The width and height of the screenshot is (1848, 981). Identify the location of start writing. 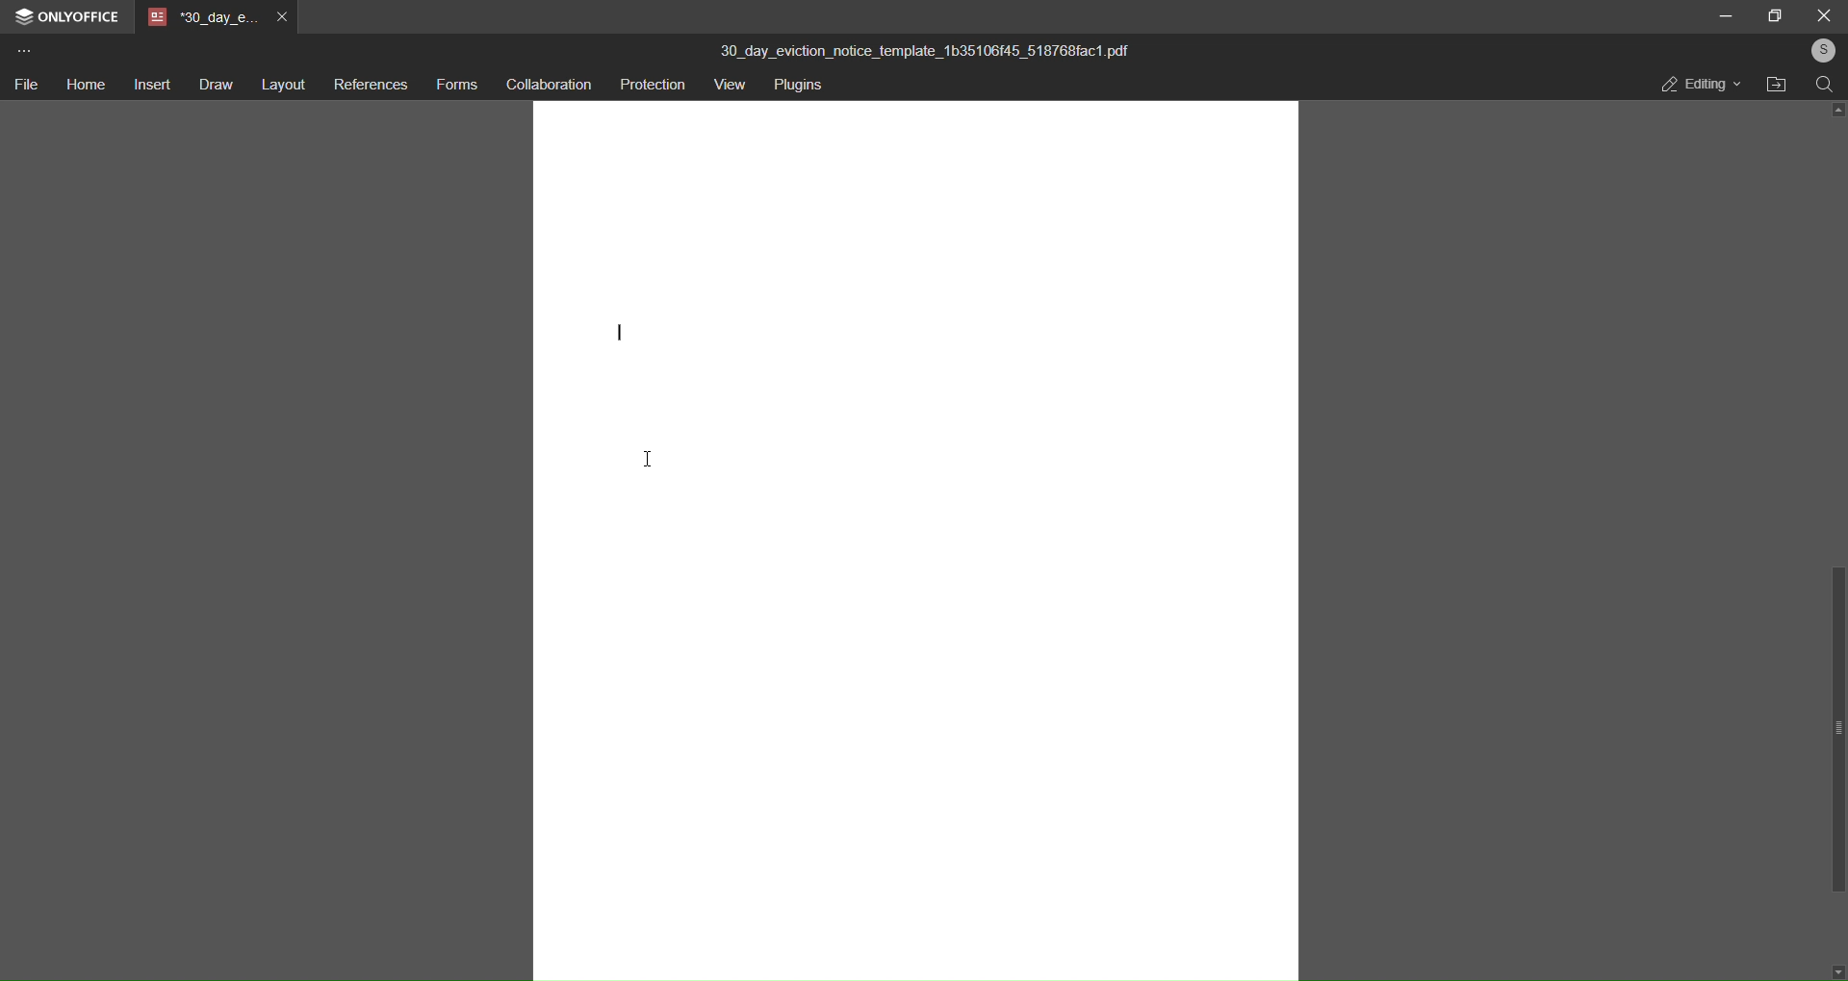
(621, 329).